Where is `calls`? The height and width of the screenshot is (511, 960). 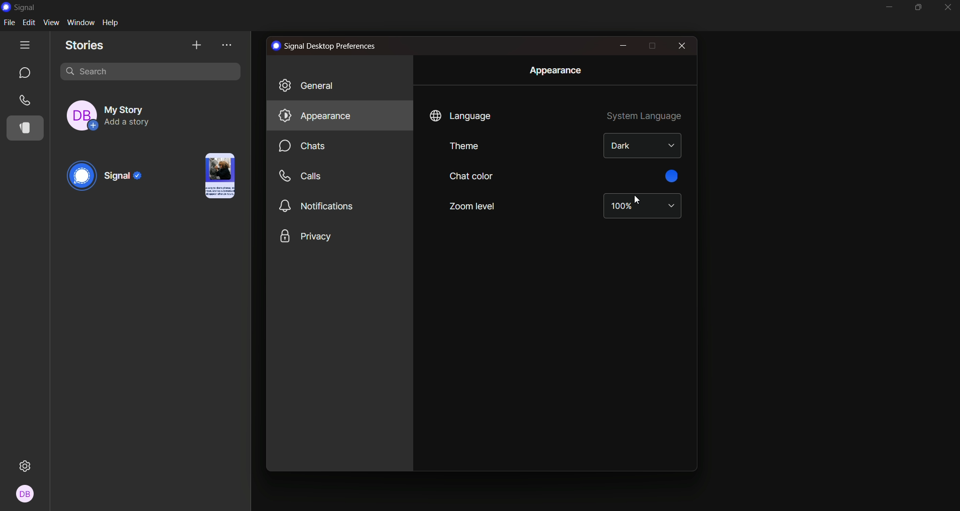 calls is located at coordinates (26, 100).